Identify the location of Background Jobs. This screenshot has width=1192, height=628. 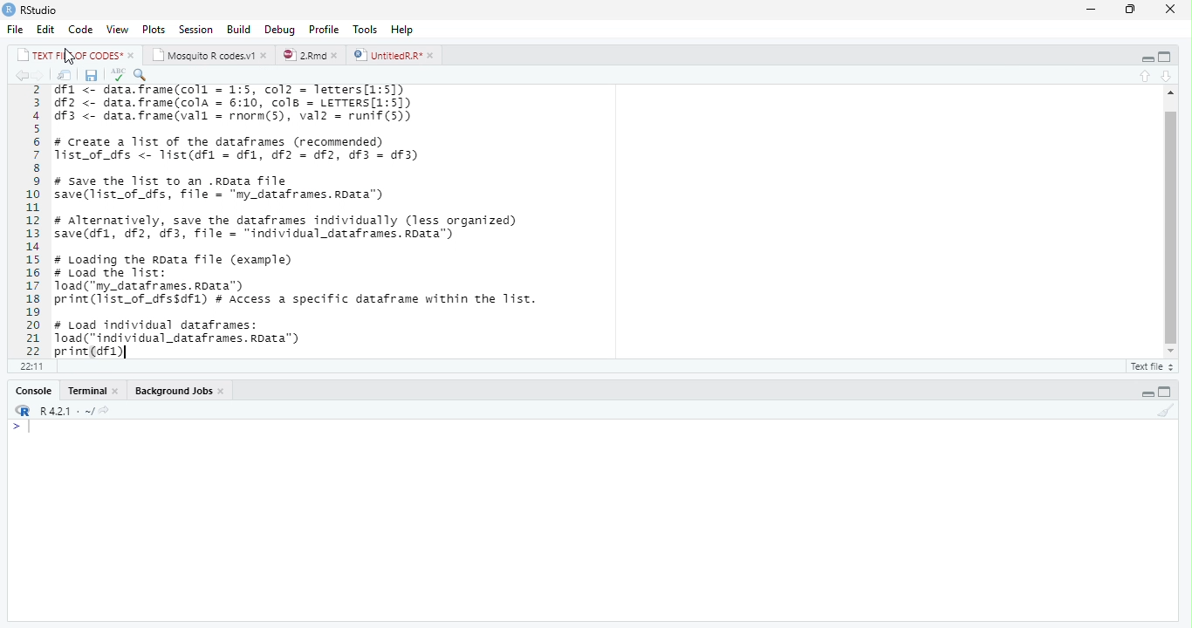
(176, 391).